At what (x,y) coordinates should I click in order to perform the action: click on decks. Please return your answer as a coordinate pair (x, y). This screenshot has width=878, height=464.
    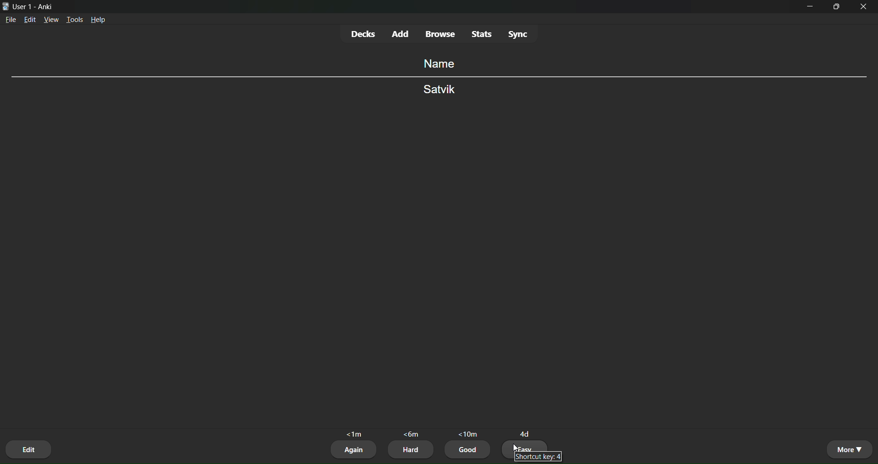
    Looking at the image, I should click on (363, 34).